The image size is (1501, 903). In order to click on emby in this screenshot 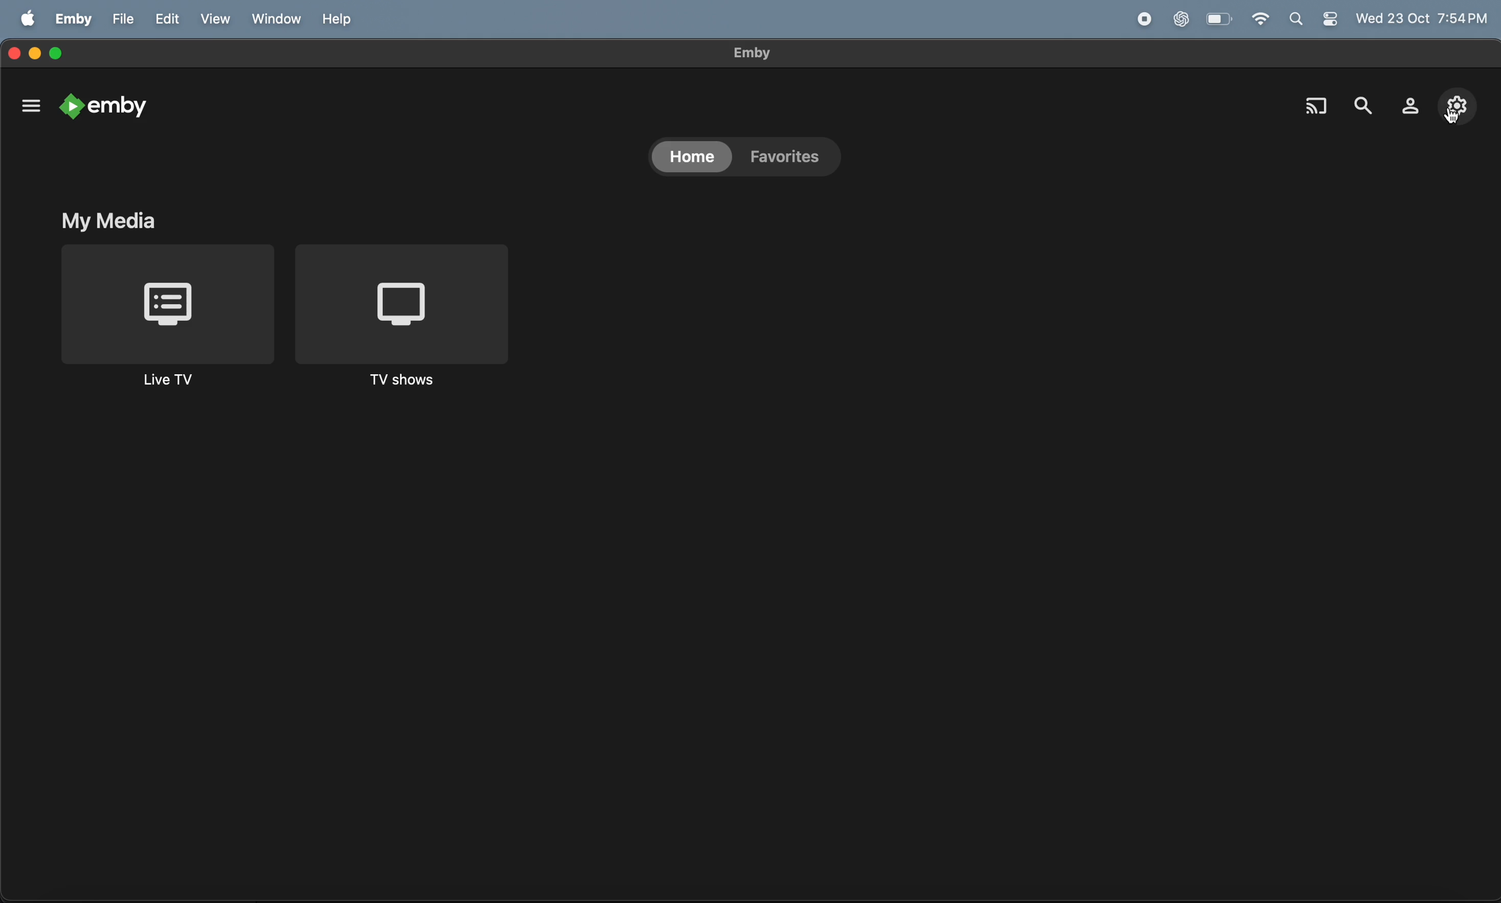, I will do `click(75, 18)`.